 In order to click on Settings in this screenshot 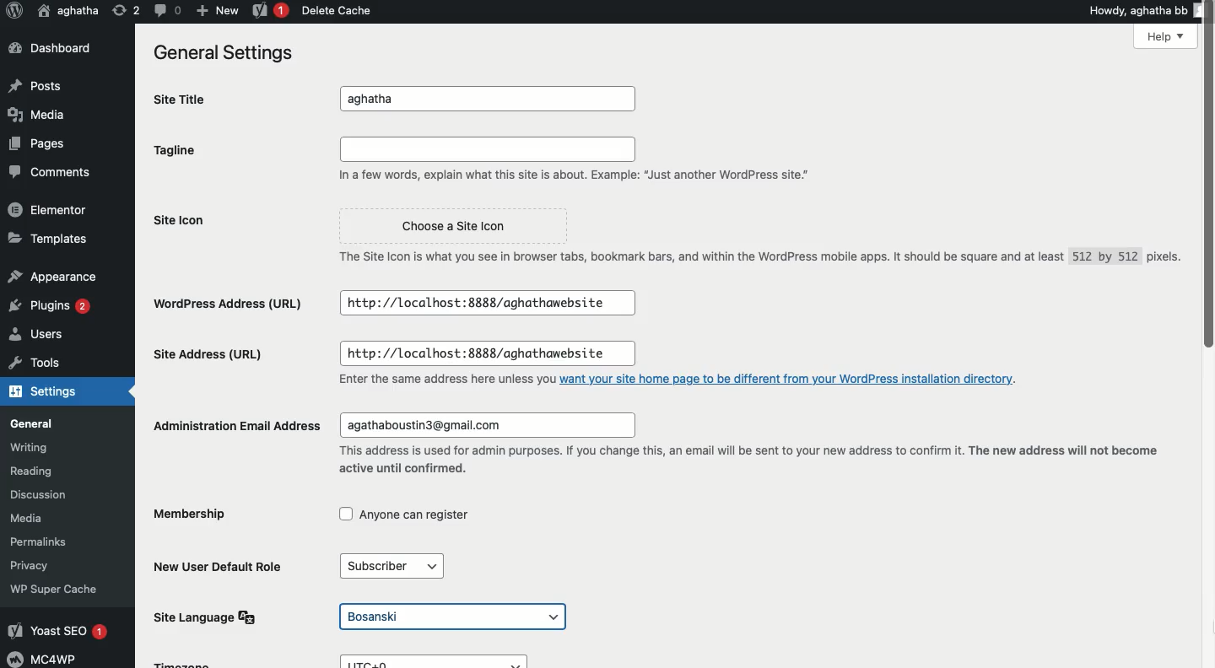, I will do `click(41, 393)`.